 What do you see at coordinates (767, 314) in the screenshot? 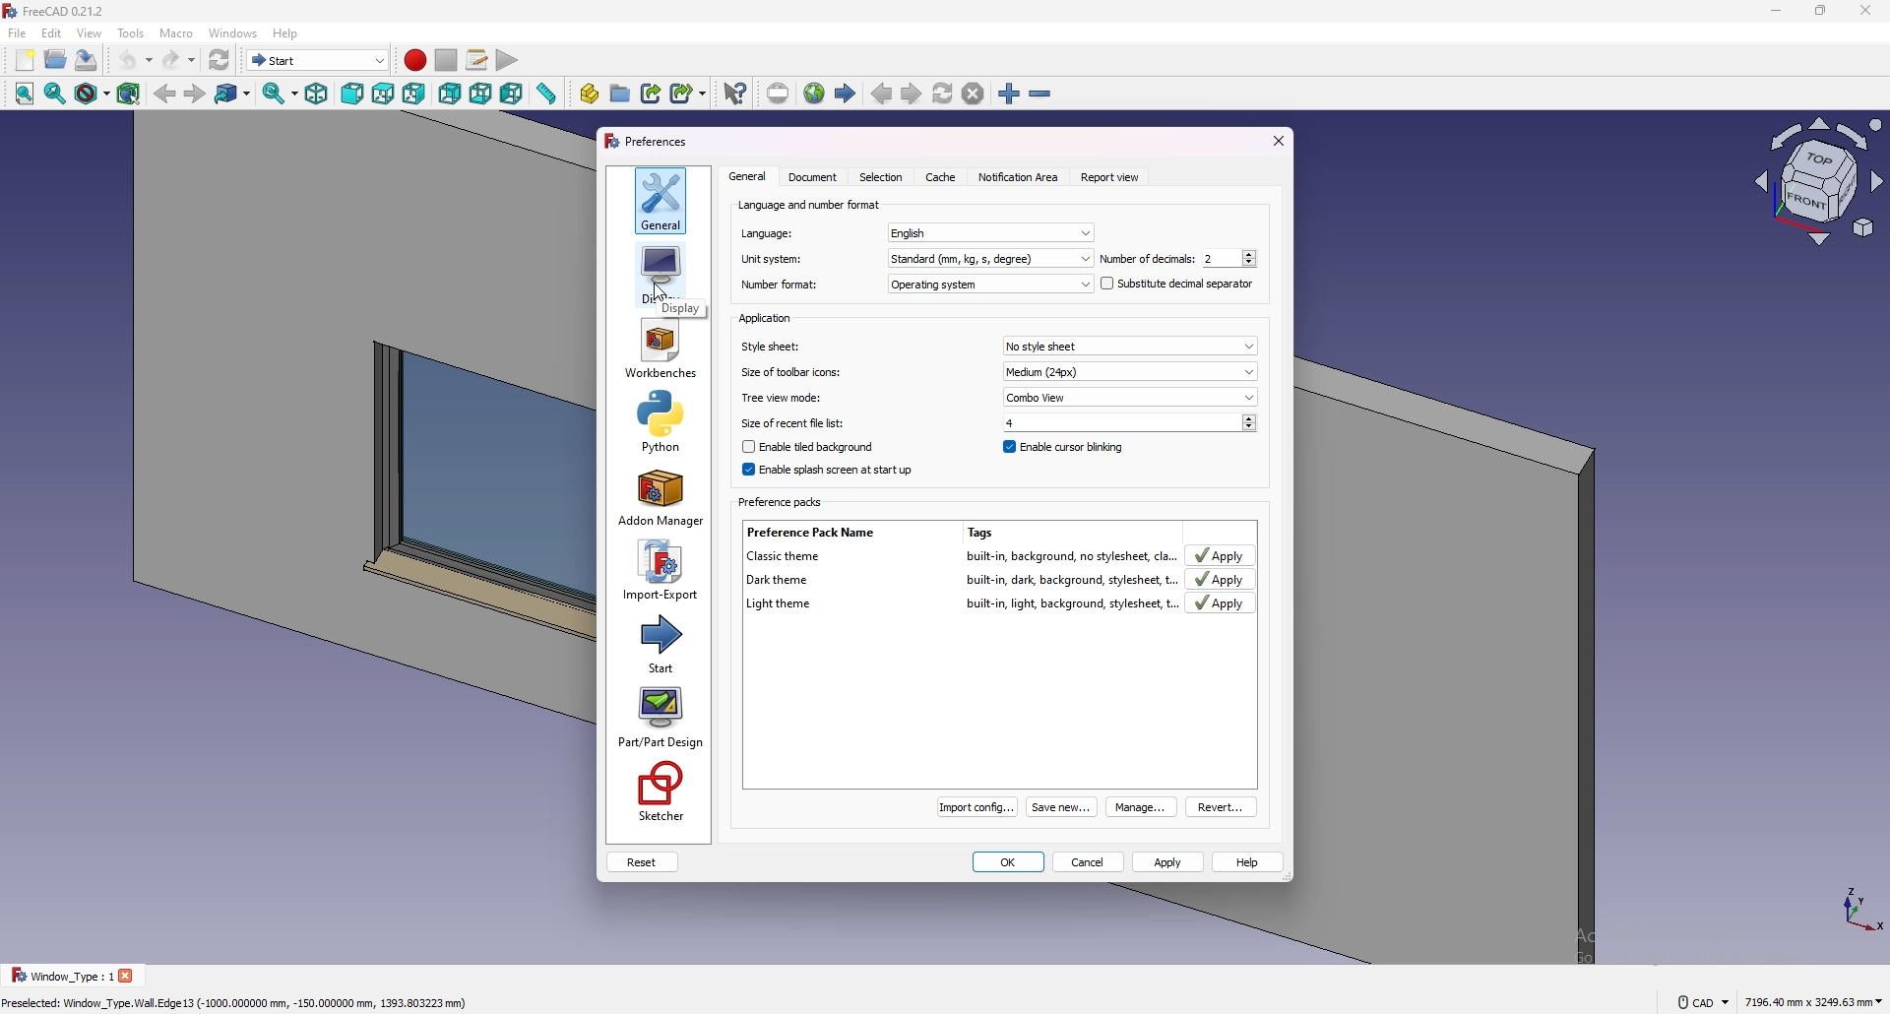
I see `application` at bounding box center [767, 314].